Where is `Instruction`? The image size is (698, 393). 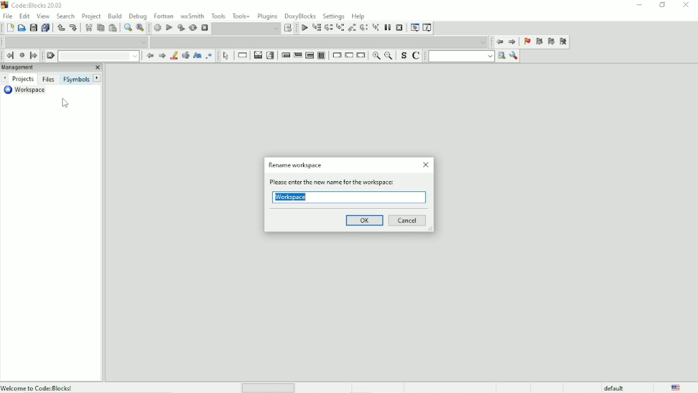 Instruction is located at coordinates (241, 56).